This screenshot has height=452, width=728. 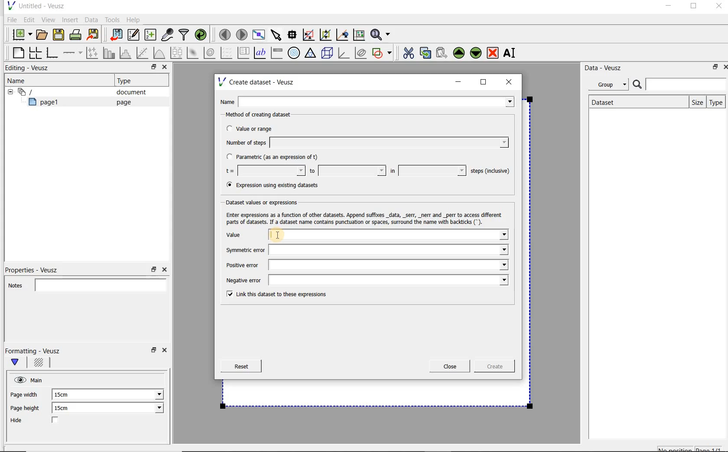 I want to click on rename the selected widget, so click(x=511, y=53).